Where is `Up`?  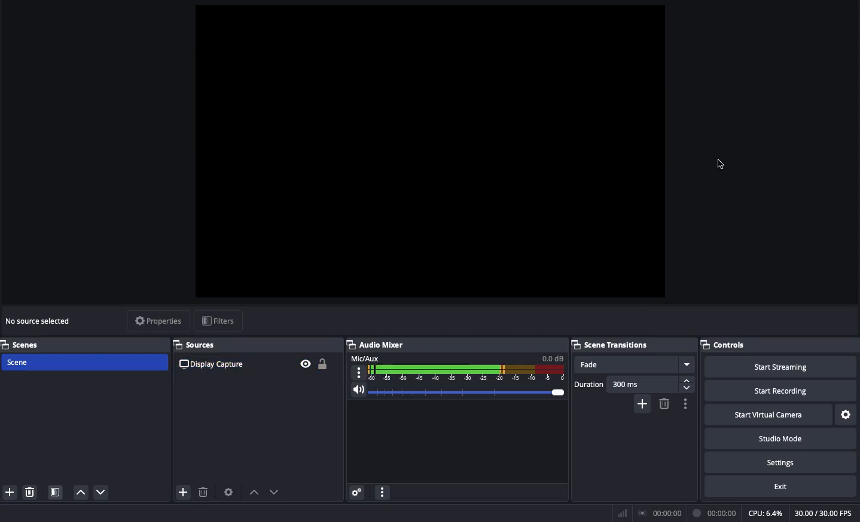
Up is located at coordinates (254, 493).